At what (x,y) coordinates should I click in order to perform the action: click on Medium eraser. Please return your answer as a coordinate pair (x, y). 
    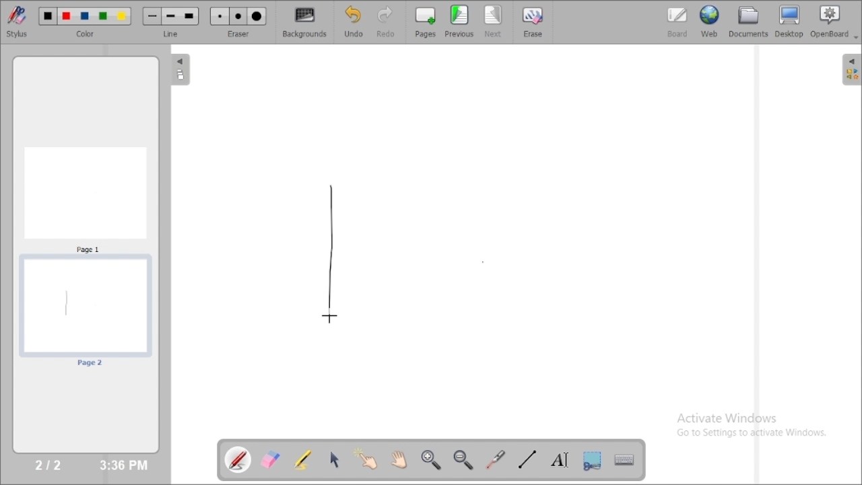
    Looking at the image, I should click on (238, 17).